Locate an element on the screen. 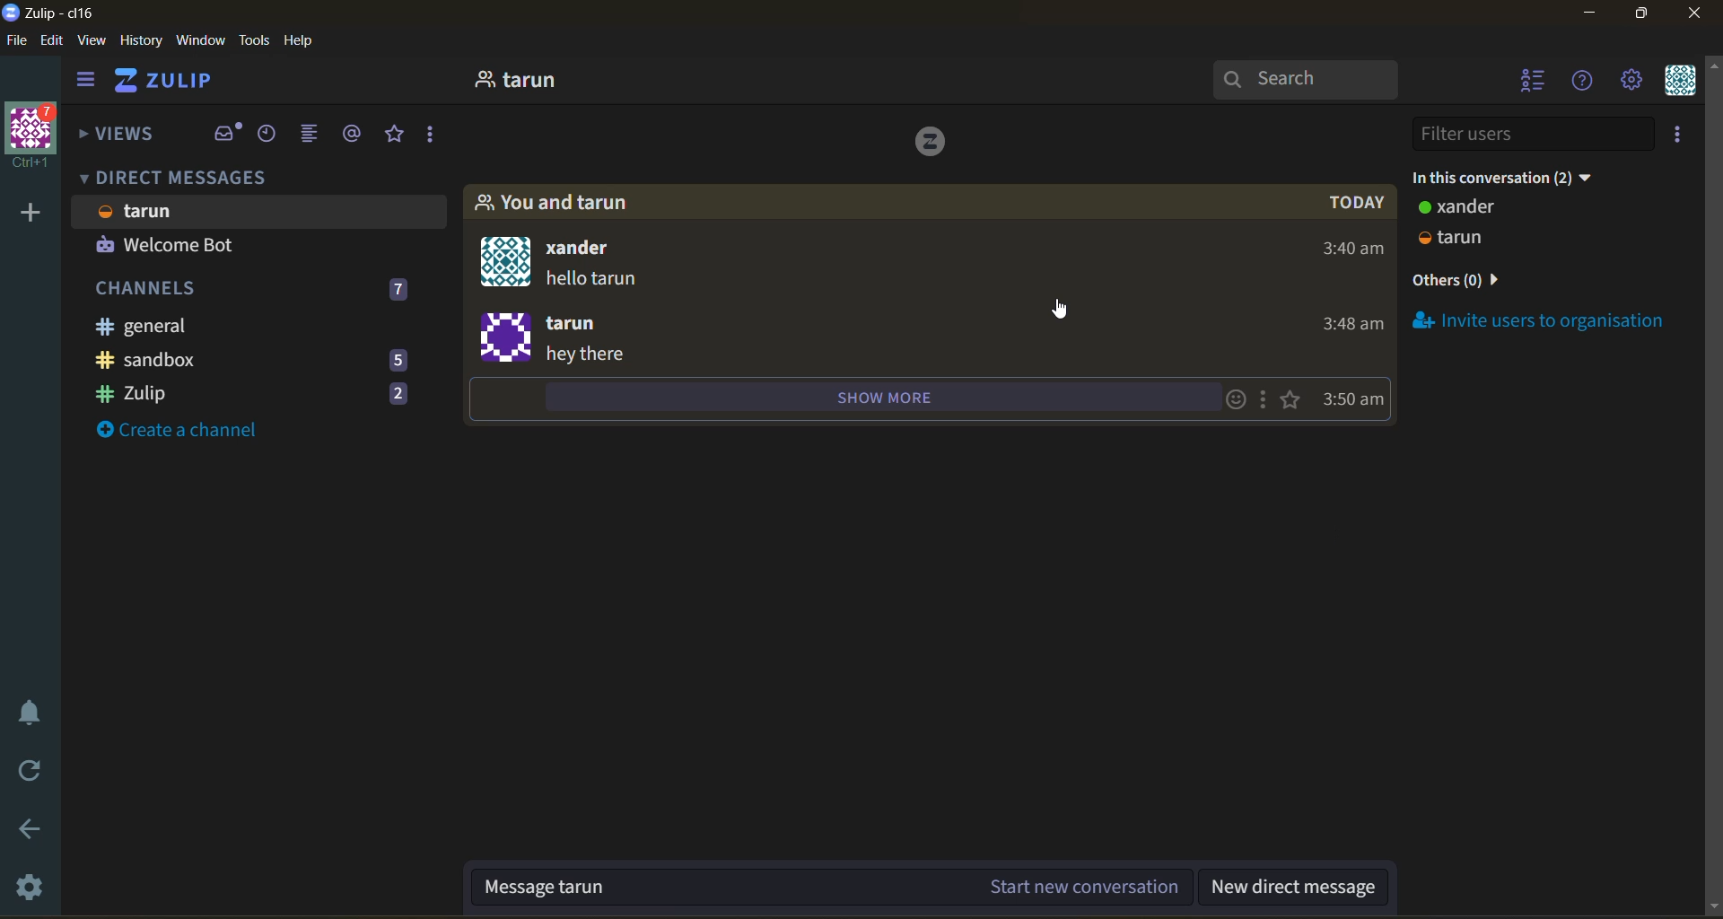 This screenshot has width=1723, height=919. enable do not disturb is located at coordinates (27, 713).